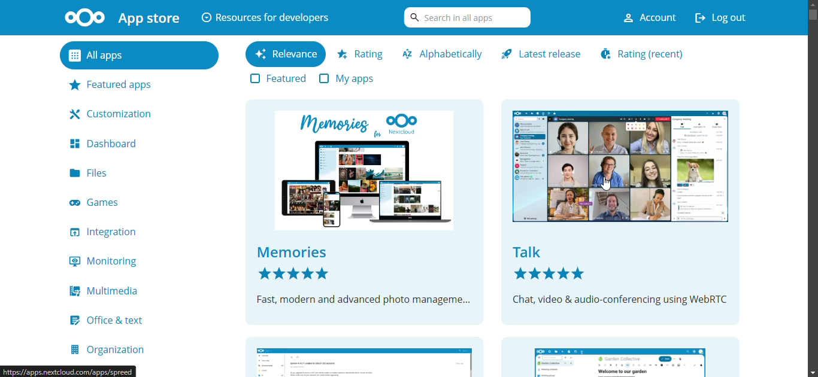 This screenshot has height=377, width=818. What do you see at coordinates (105, 202) in the screenshot?
I see `games` at bounding box center [105, 202].